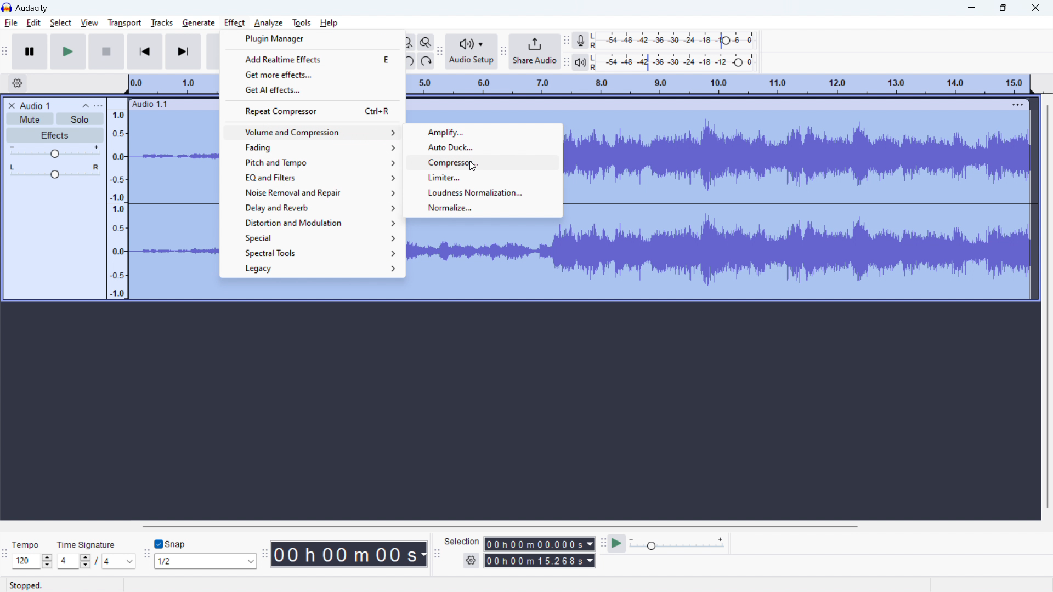 Image resolution: width=1053 pixels, height=592 pixels. I want to click on skip to end, so click(184, 52).